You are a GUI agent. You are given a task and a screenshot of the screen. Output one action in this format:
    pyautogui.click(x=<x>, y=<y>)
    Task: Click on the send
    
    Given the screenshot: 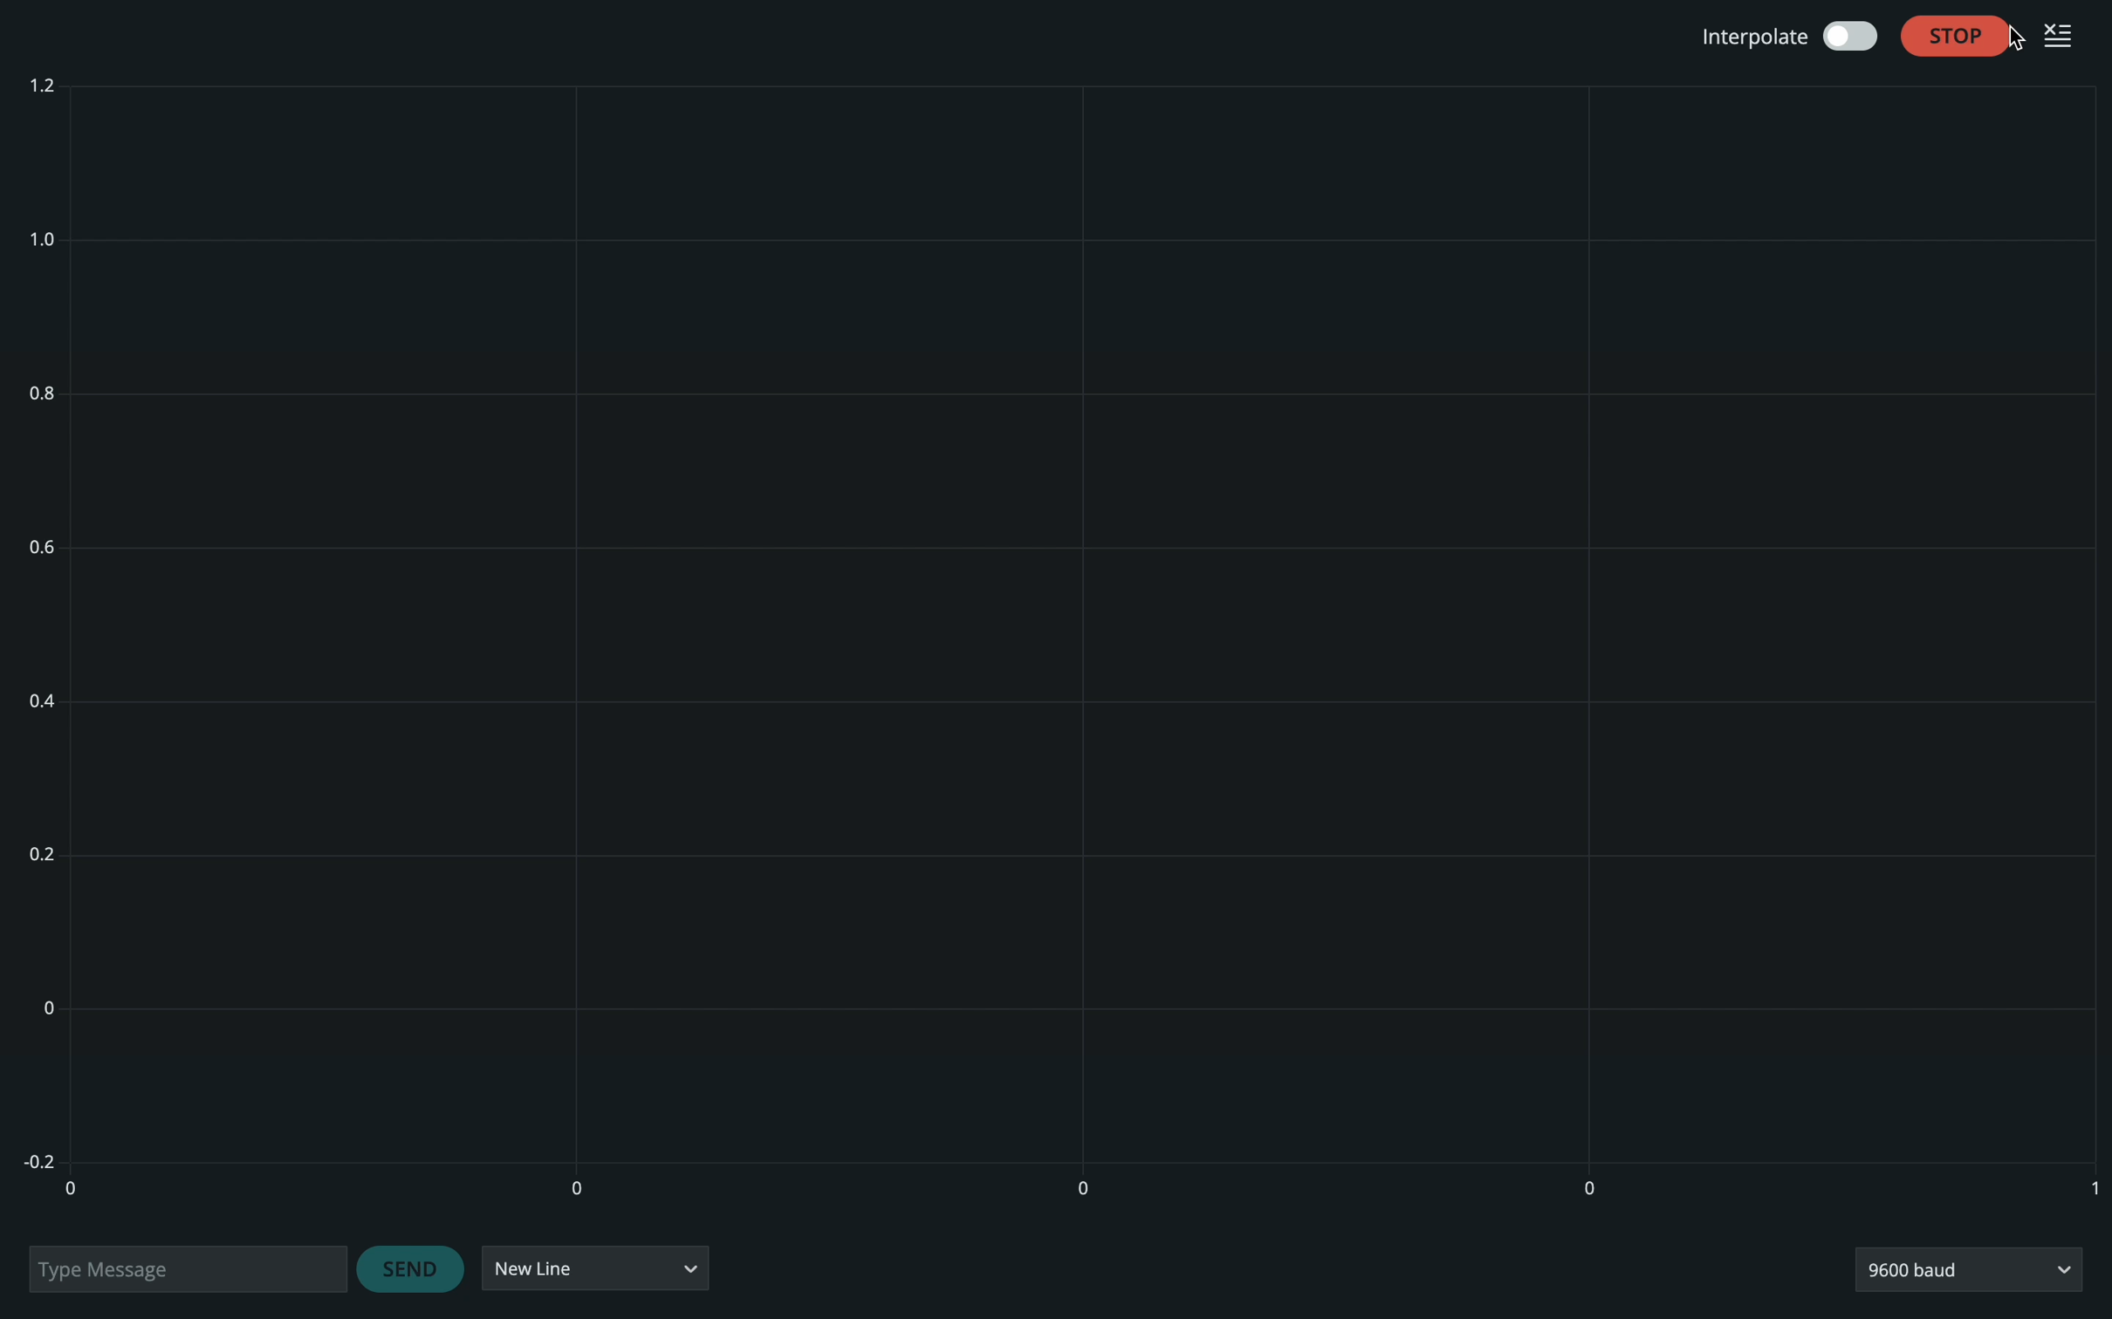 What is the action you would take?
    pyautogui.click(x=412, y=1269)
    